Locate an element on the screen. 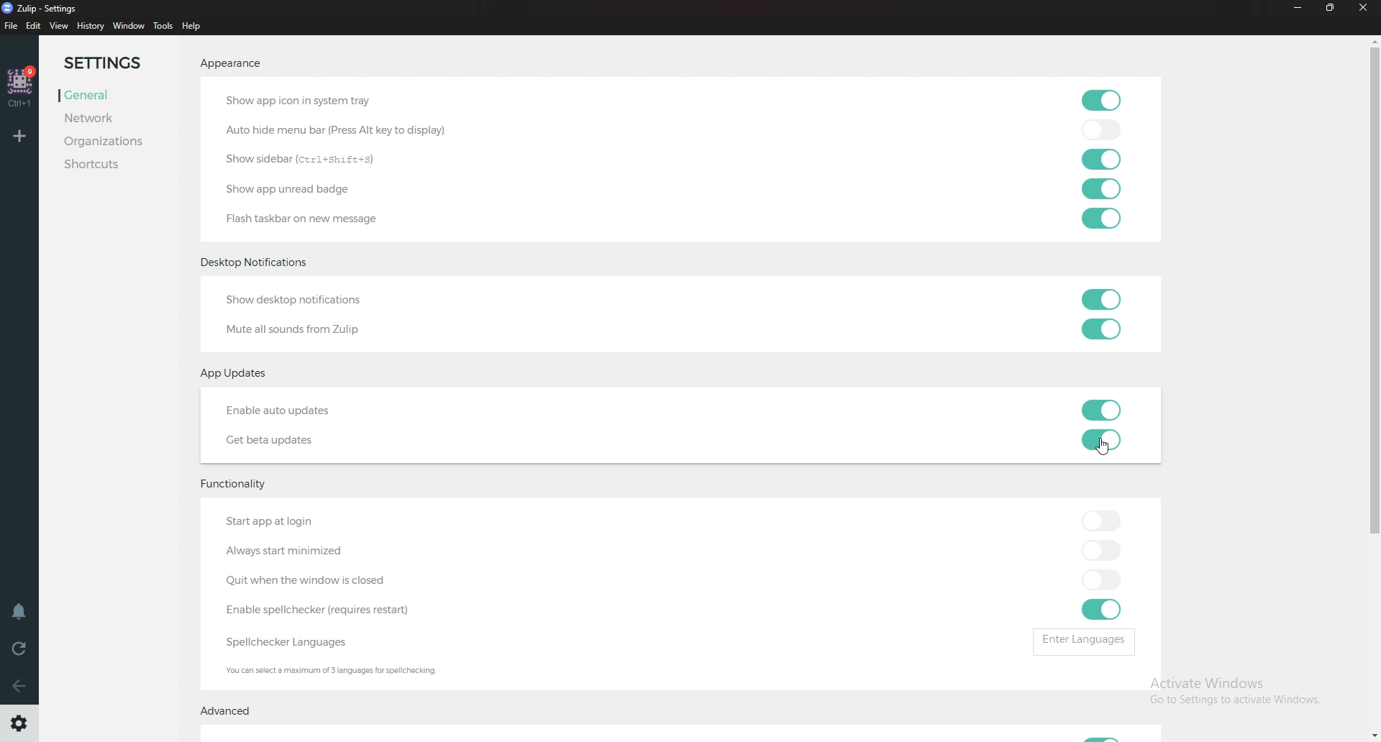 The image size is (1381, 742). Scroll bar is located at coordinates (1372, 295).